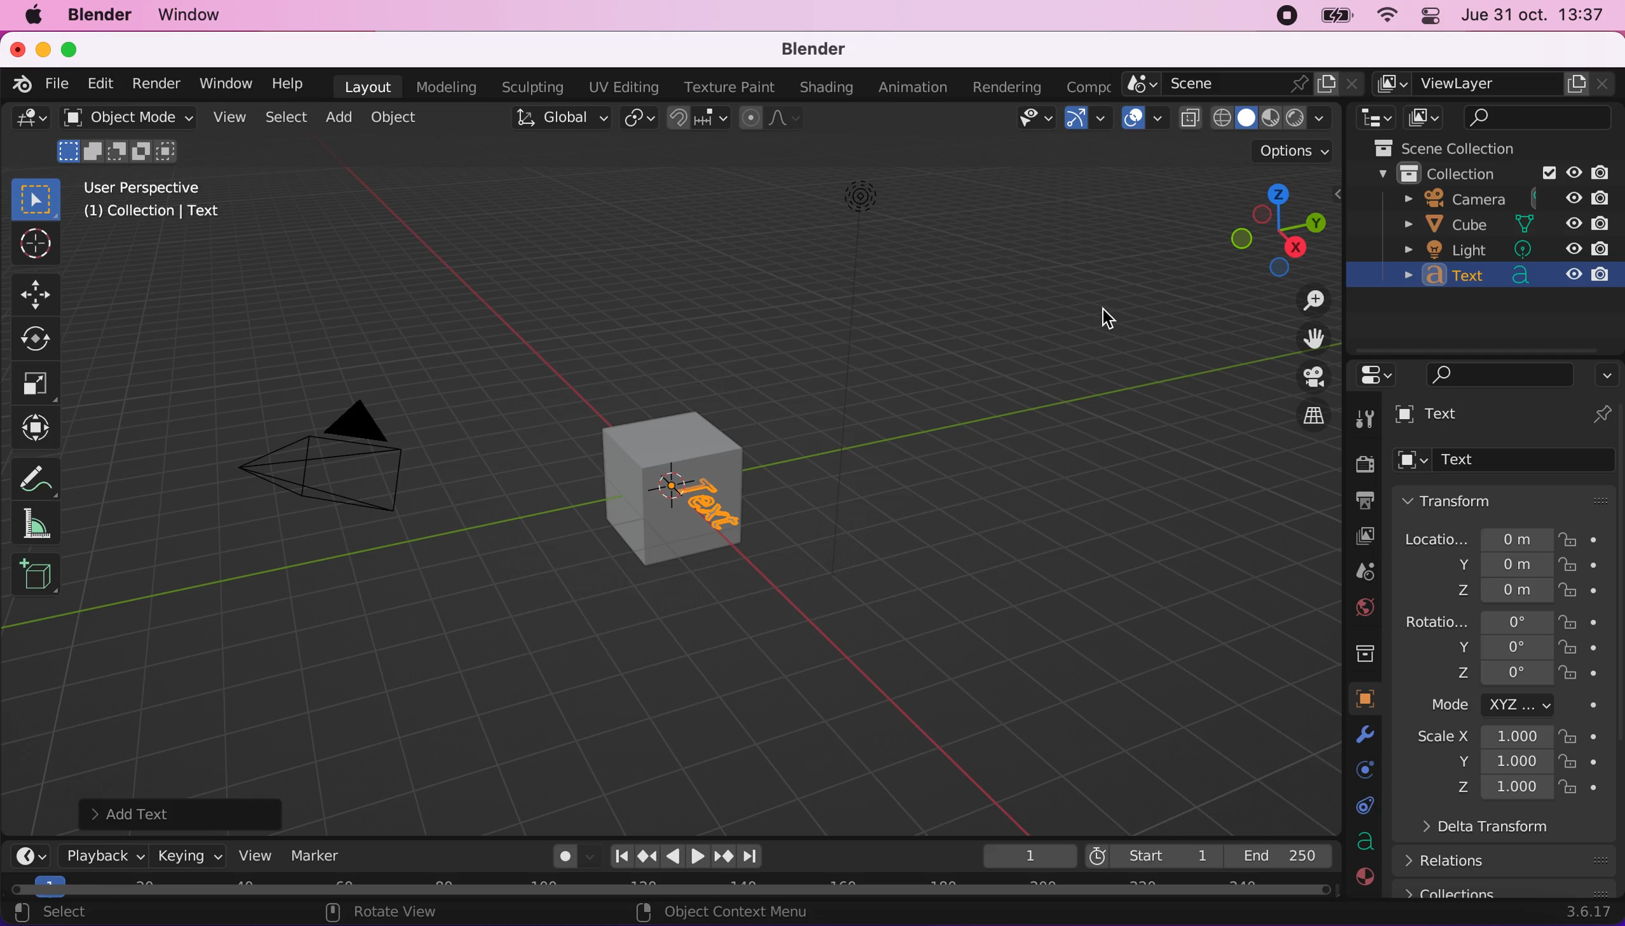 The height and width of the screenshot is (926, 1625). What do you see at coordinates (38, 199) in the screenshot?
I see `select box` at bounding box center [38, 199].